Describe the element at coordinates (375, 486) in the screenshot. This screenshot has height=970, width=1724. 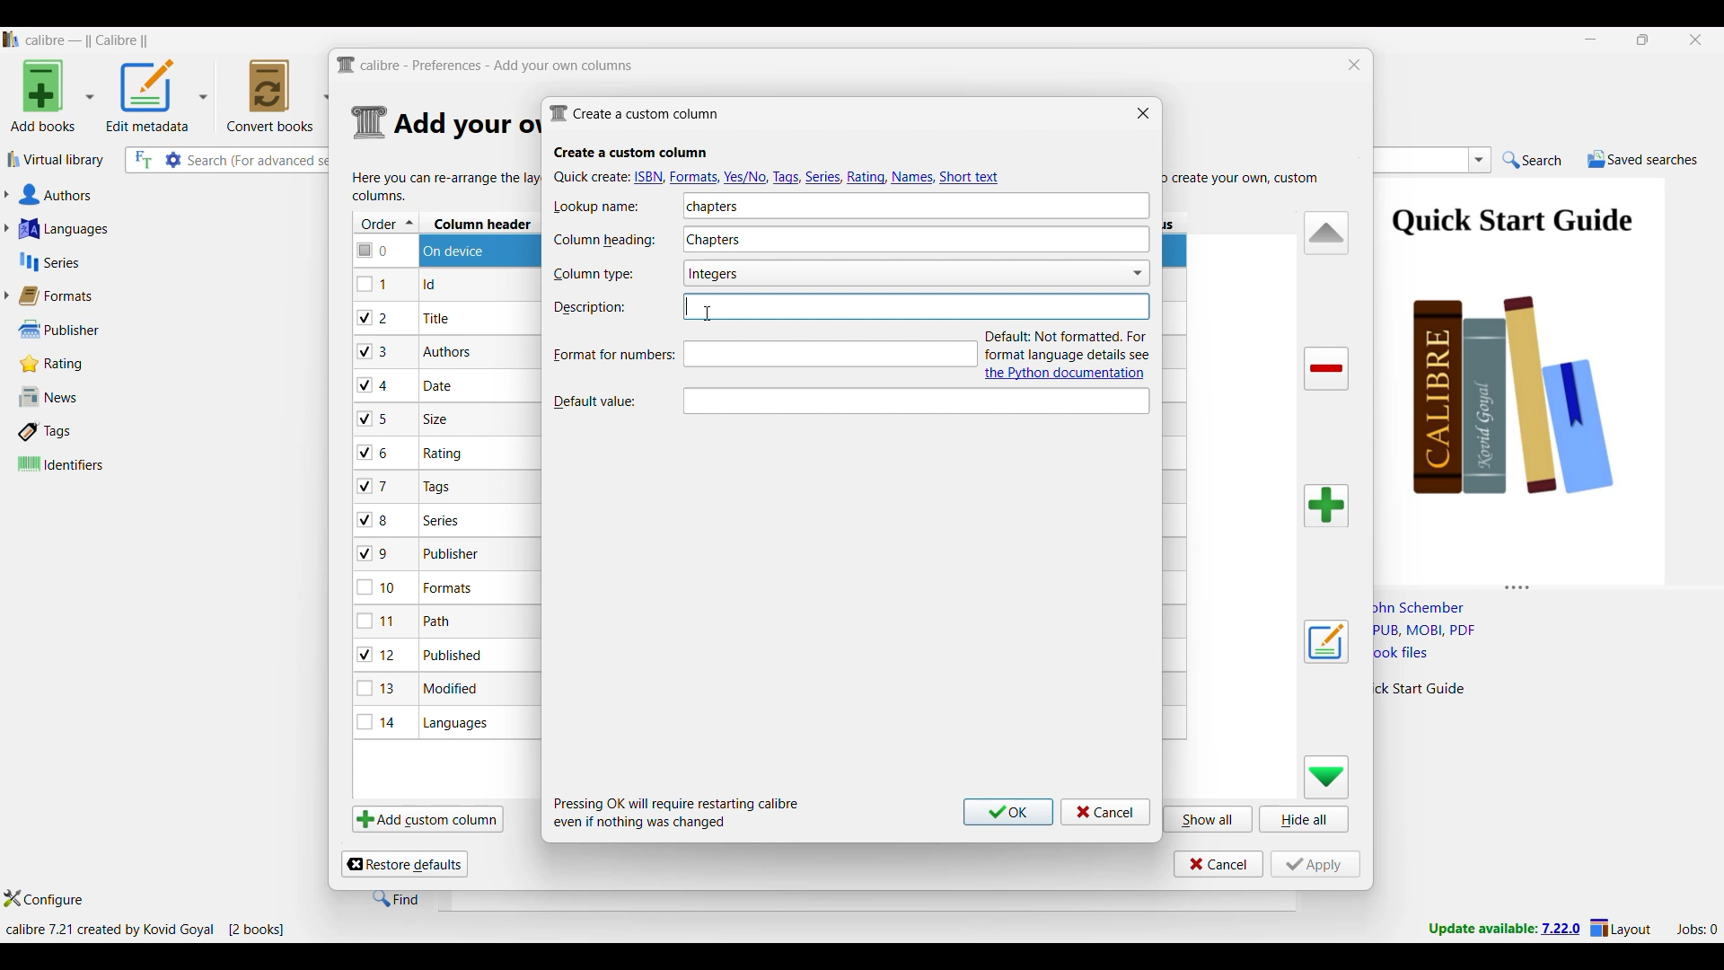
I see `checkbox - 7` at that location.